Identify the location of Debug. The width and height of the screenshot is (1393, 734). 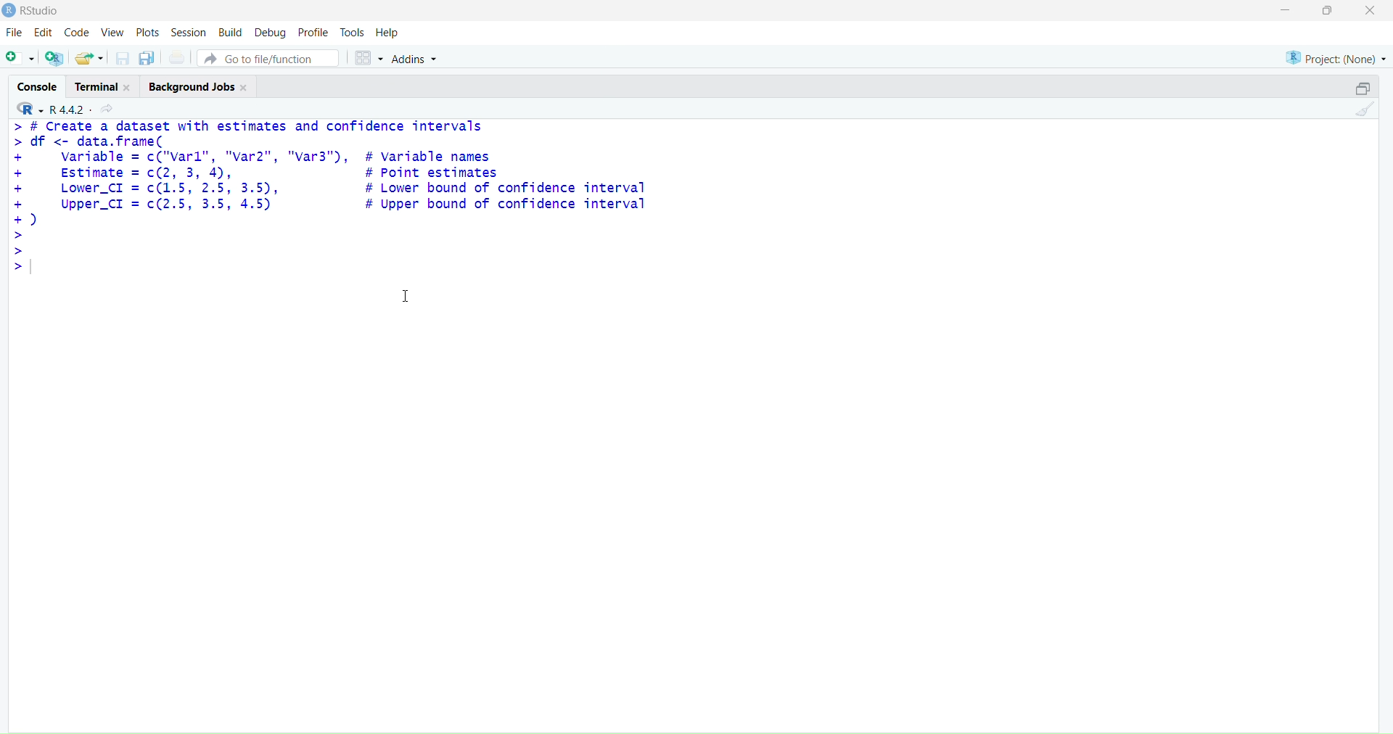
(268, 32).